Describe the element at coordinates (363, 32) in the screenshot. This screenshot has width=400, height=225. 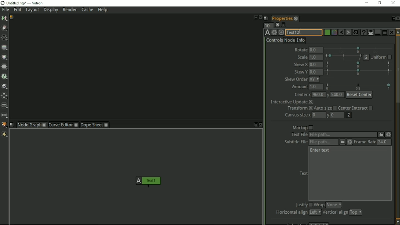
I see `Advanced text generator node` at that location.